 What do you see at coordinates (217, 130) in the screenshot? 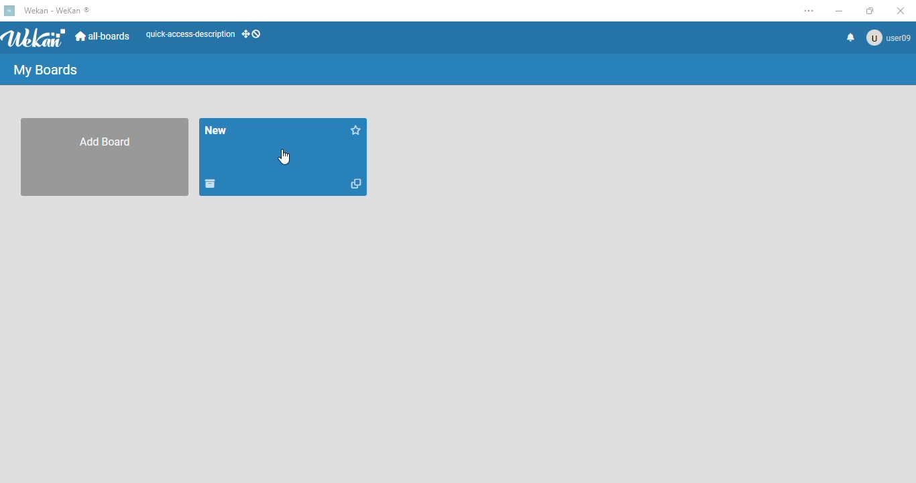
I see `New` at bounding box center [217, 130].